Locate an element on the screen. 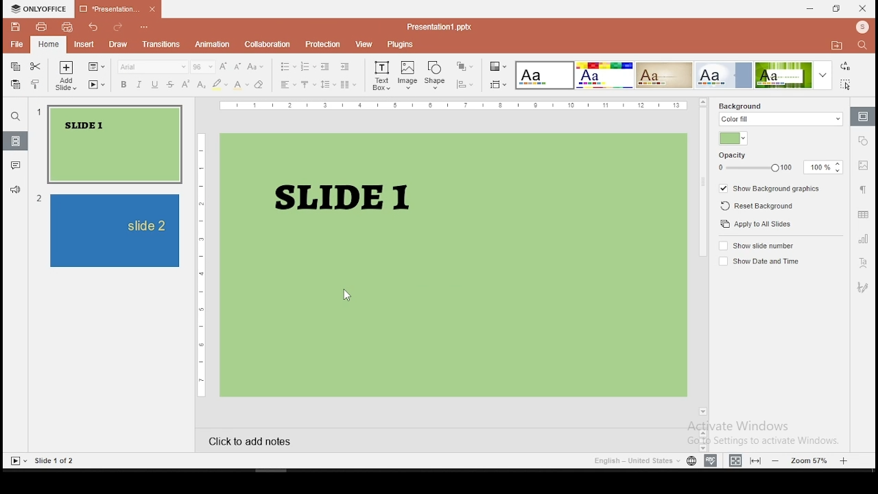 The height and width of the screenshot is (494, 878). icon and menu is located at coordinates (38, 8).